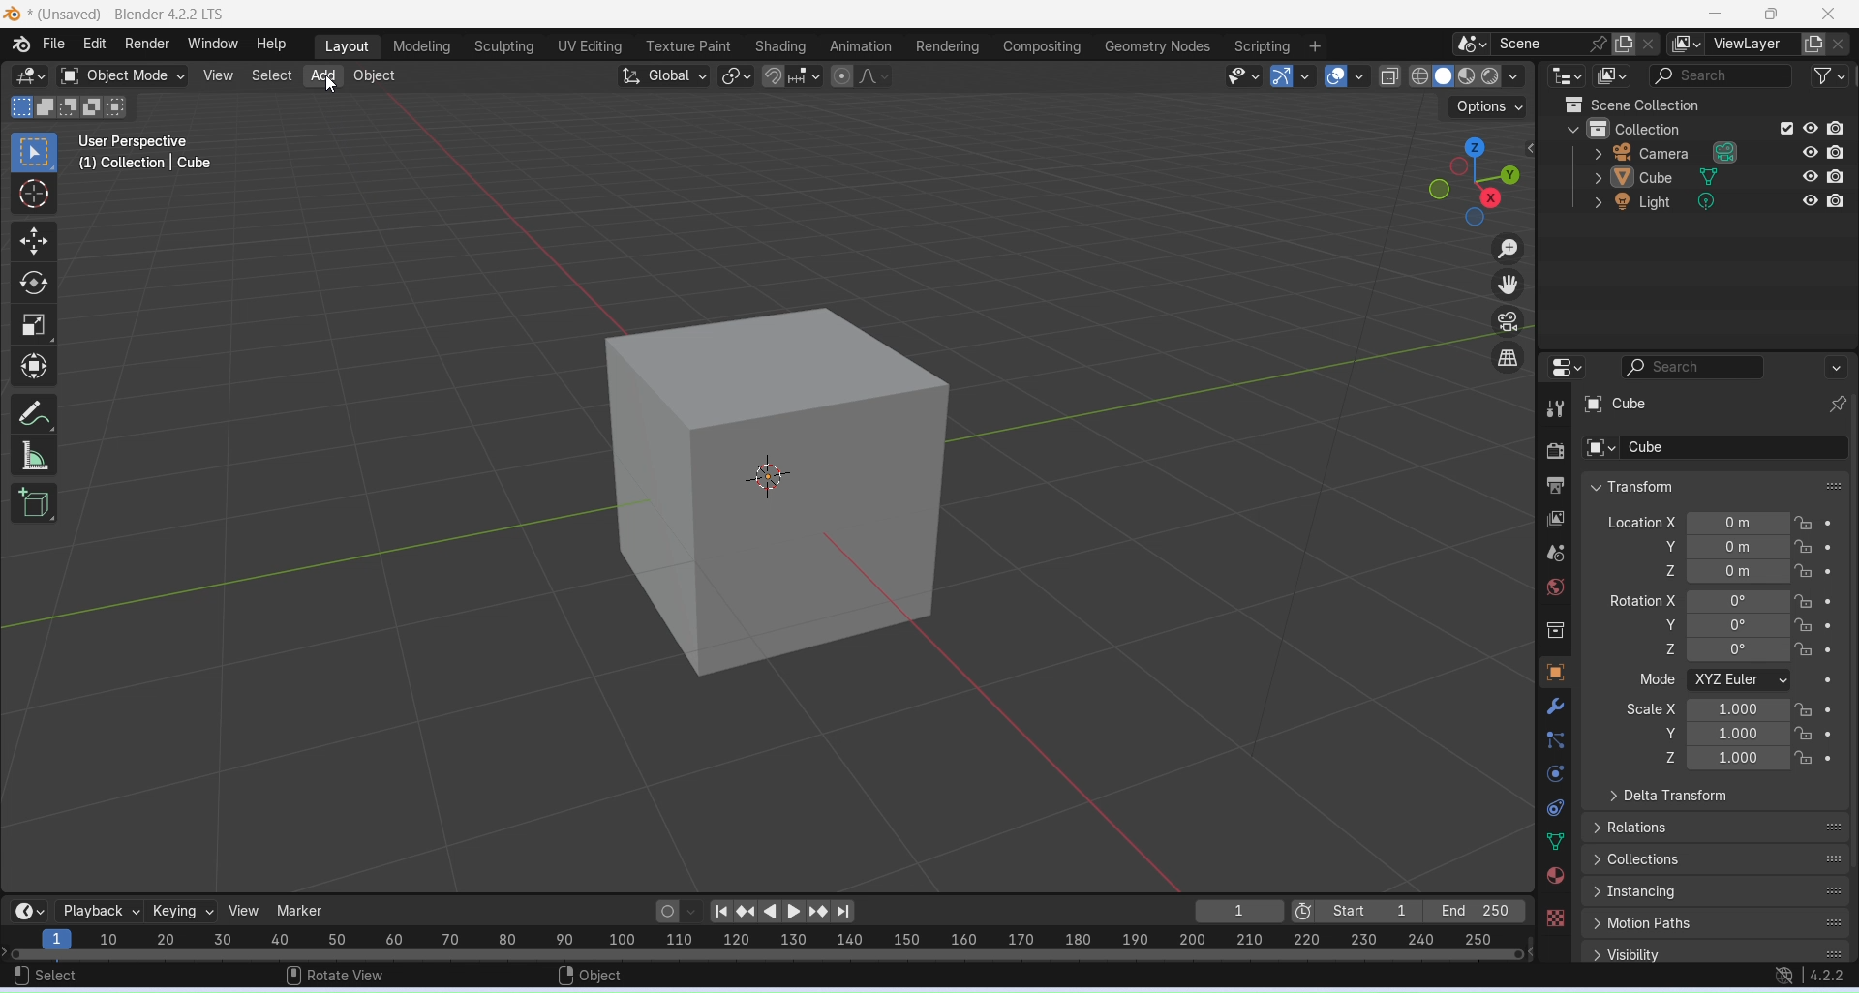 The image size is (1859, 993). Describe the element at coordinates (1706, 128) in the screenshot. I see `Collection layer` at that location.